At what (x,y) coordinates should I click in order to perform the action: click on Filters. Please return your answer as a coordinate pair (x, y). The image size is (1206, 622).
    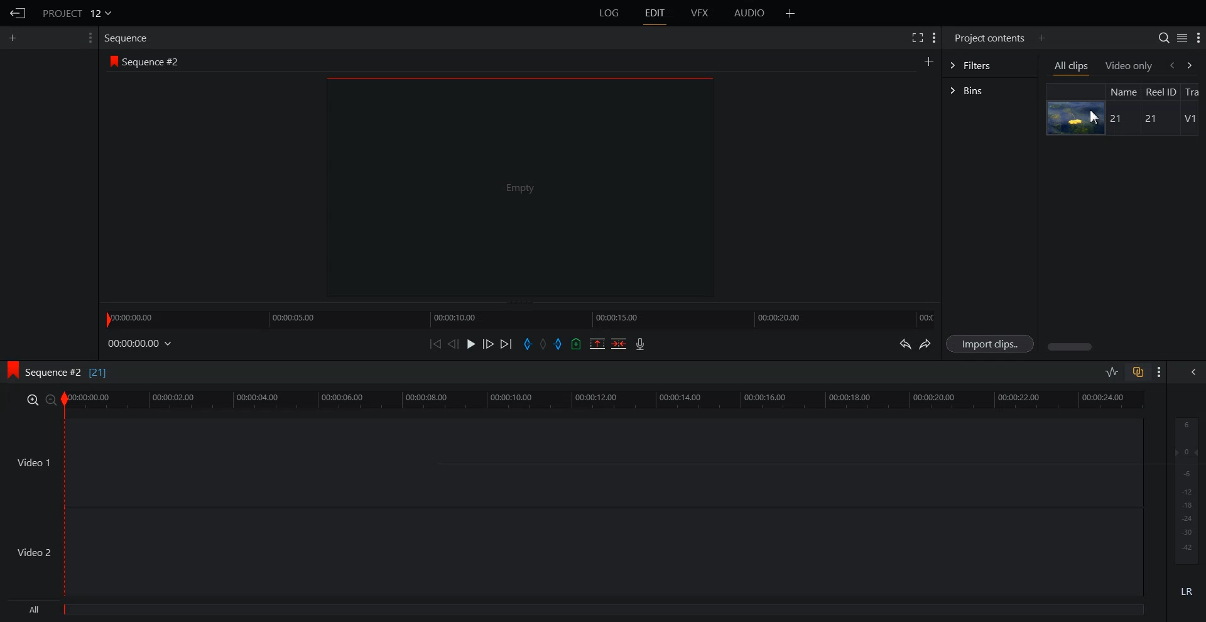
    Looking at the image, I should click on (990, 65).